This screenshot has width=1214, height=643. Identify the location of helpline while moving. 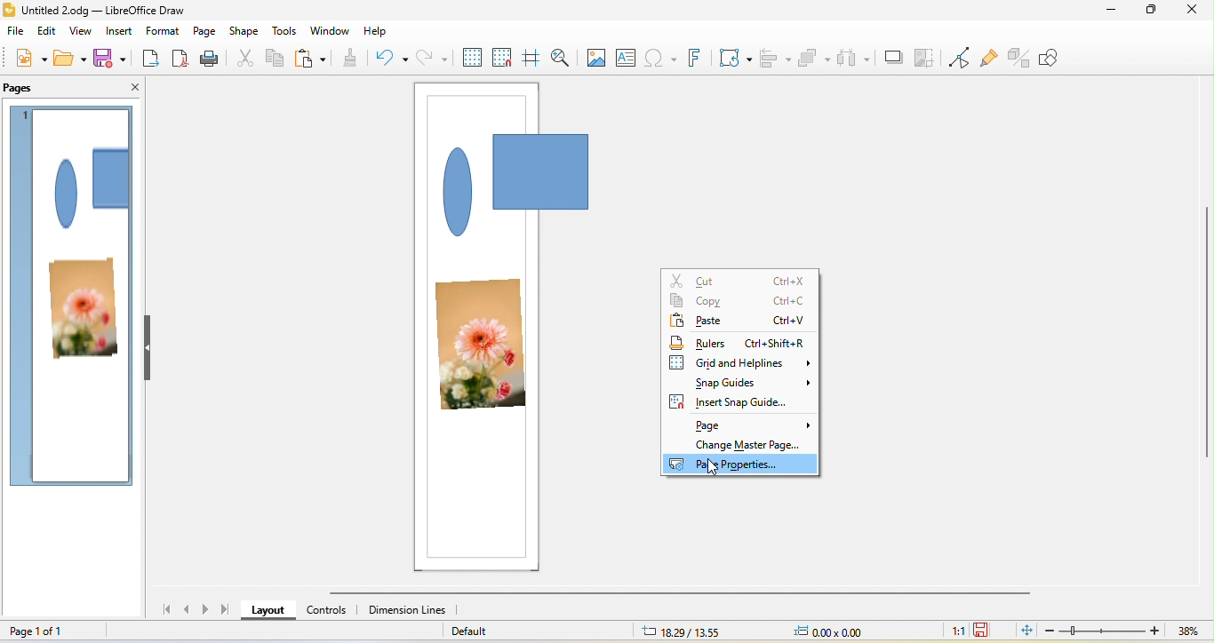
(533, 60).